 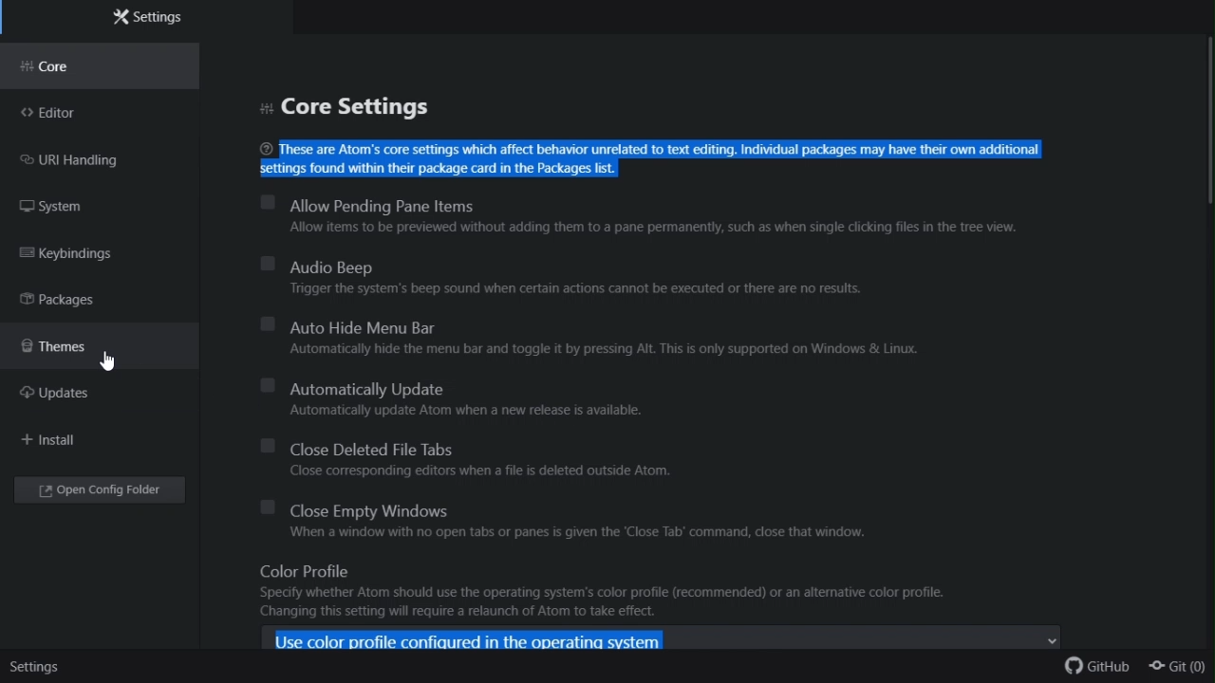 I want to click on Close deleted file tabs, so click(x=486, y=462).